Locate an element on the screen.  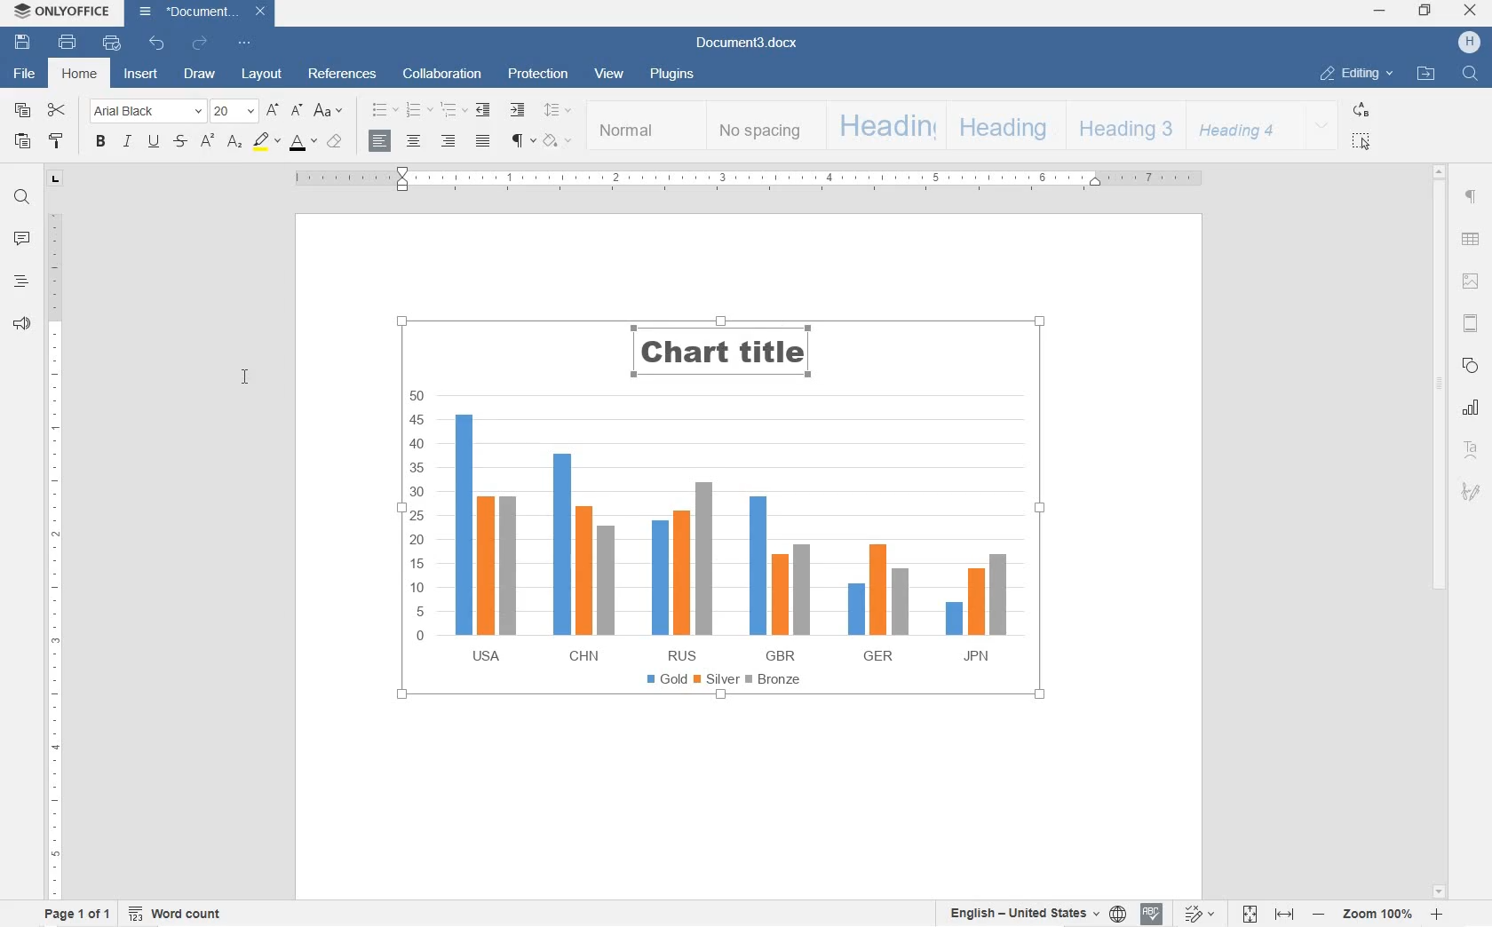
IMAGE SETTINGS is located at coordinates (1471, 280).